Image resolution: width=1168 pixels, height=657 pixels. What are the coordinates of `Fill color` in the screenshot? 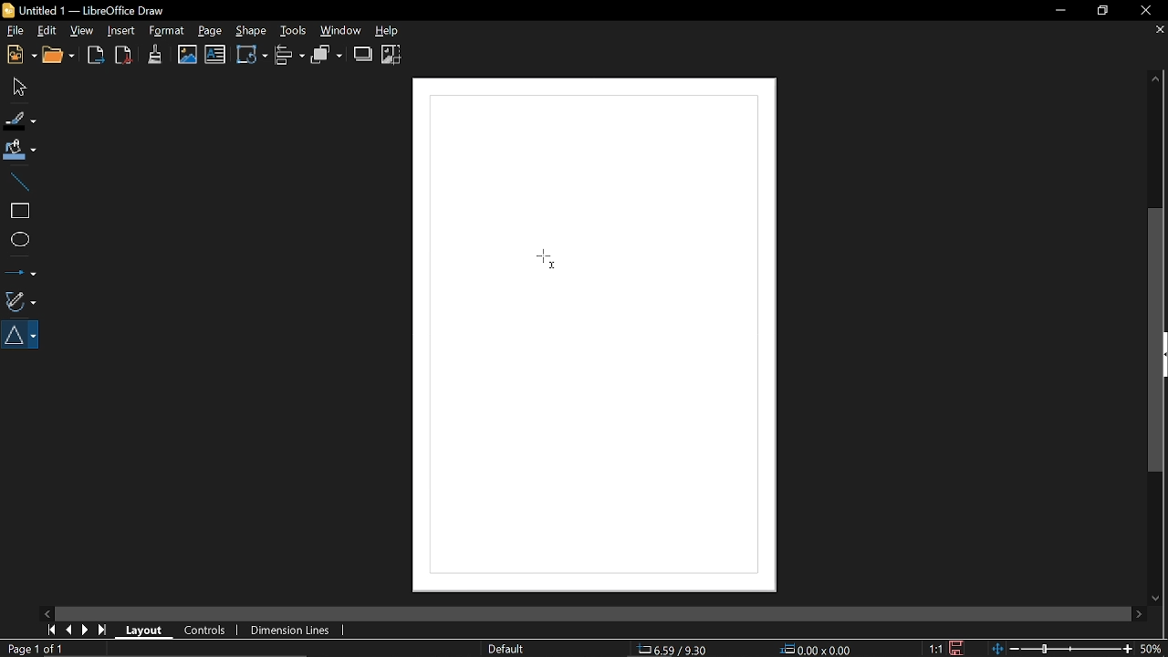 It's located at (20, 151).